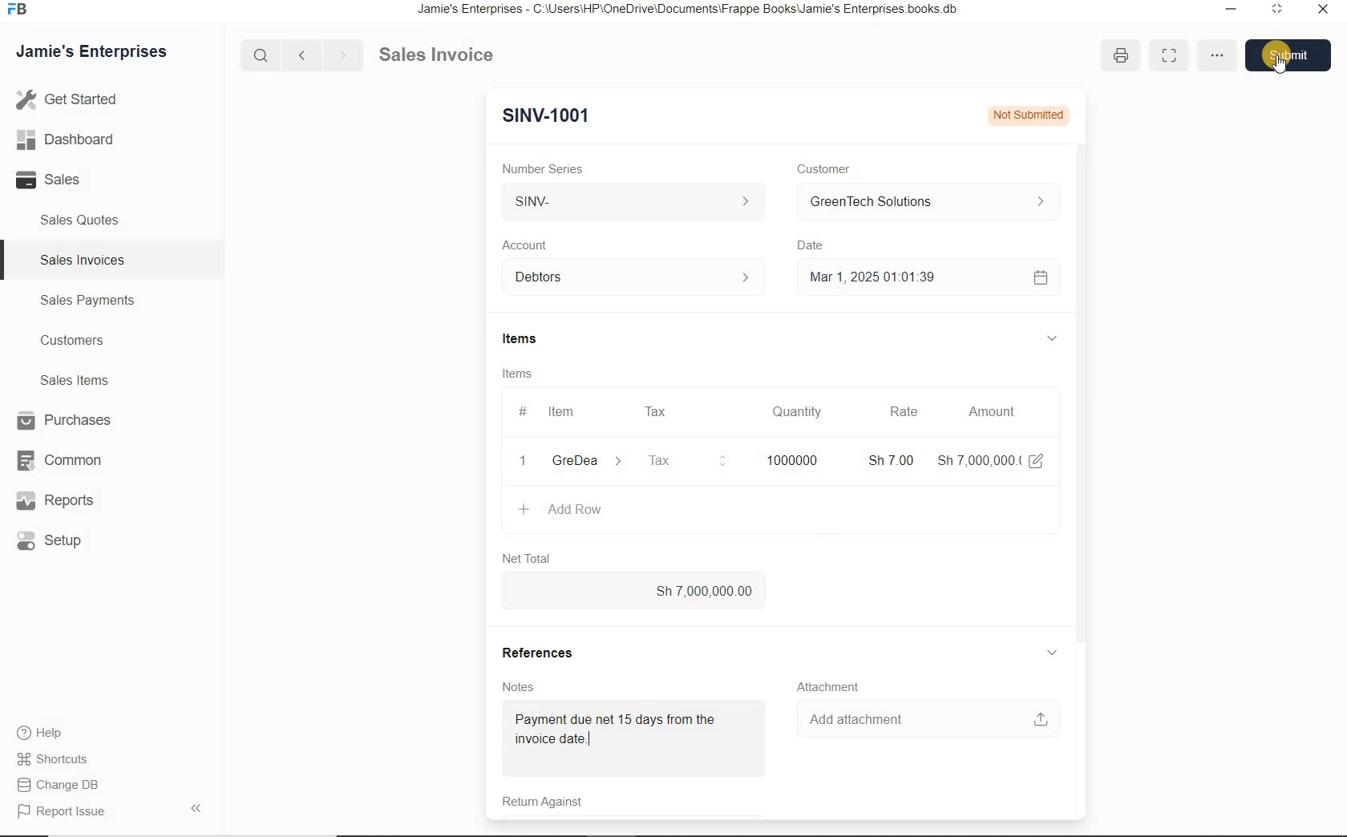  What do you see at coordinates (1037, 459) in the screenshot?
I see `edit` at bounding box center [1037, 459].